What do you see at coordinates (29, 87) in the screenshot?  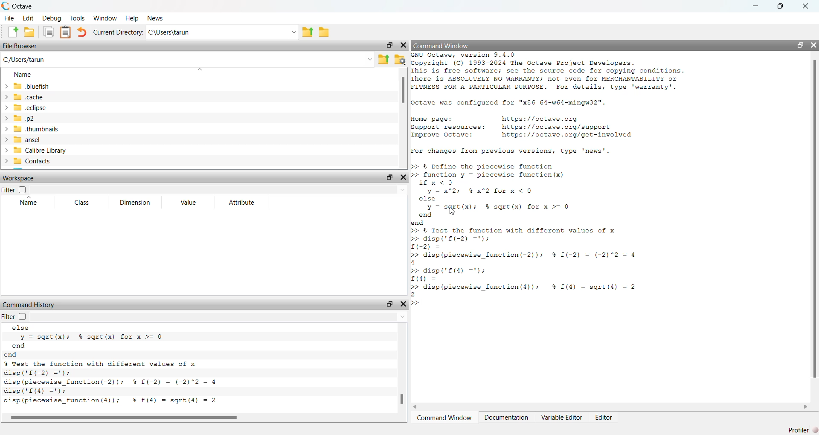 I see `>.bluefish` at bounding box center [29, 87].